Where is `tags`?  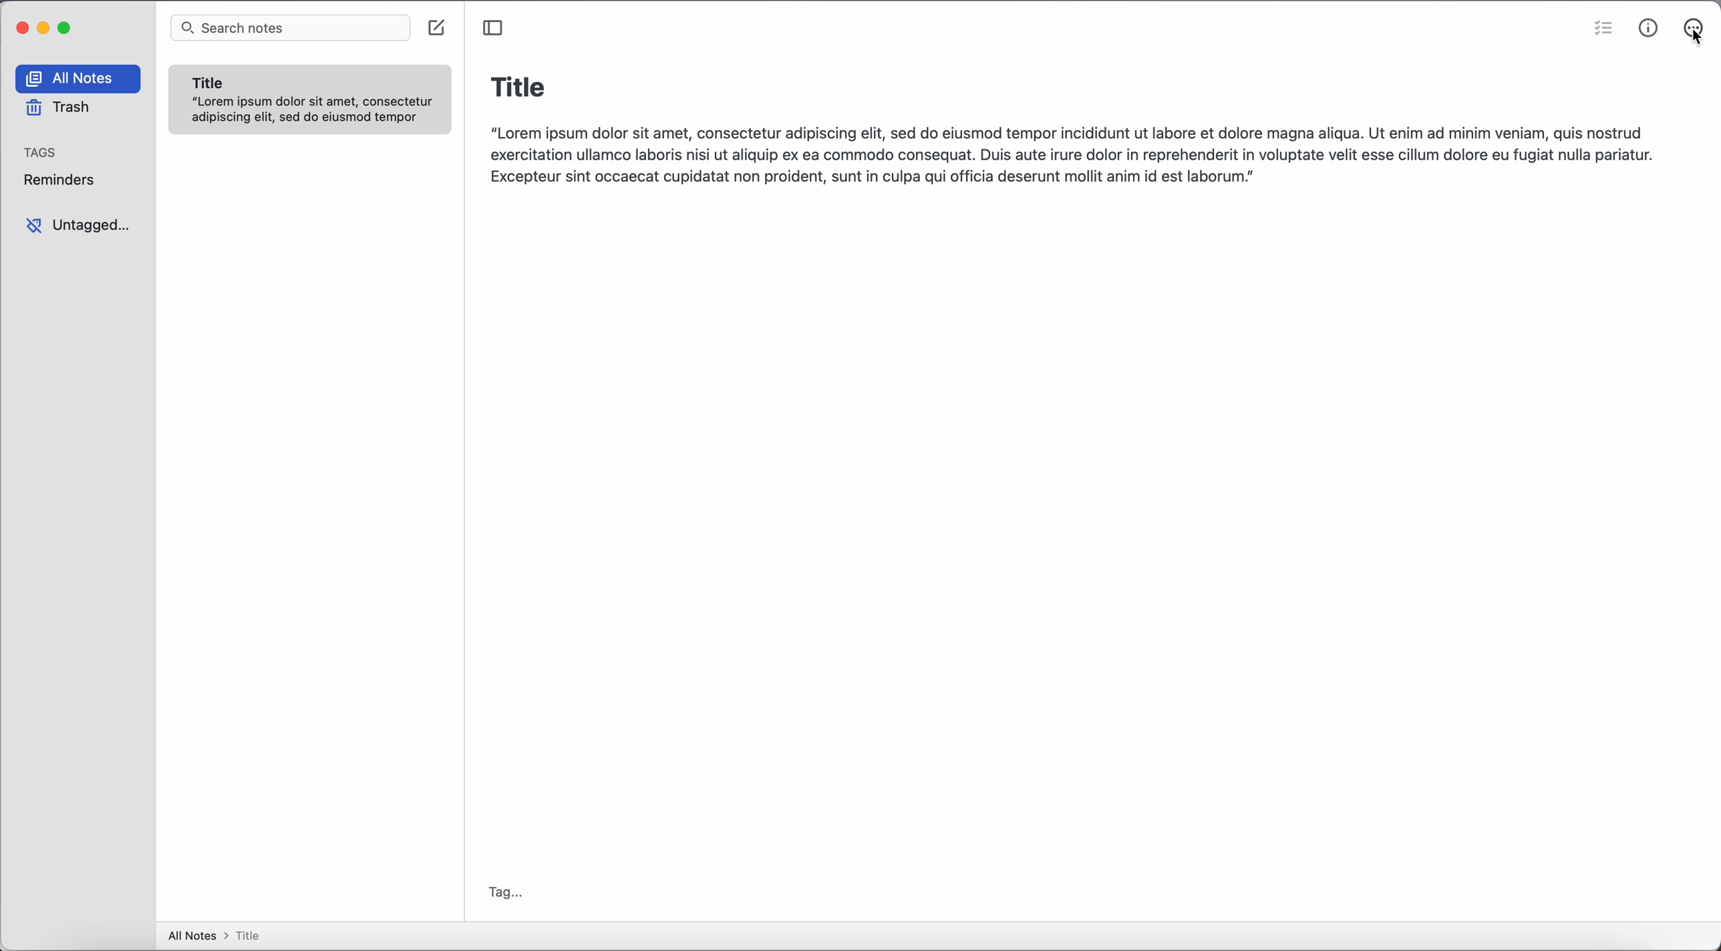 tags is located at coordinates (43, 151).